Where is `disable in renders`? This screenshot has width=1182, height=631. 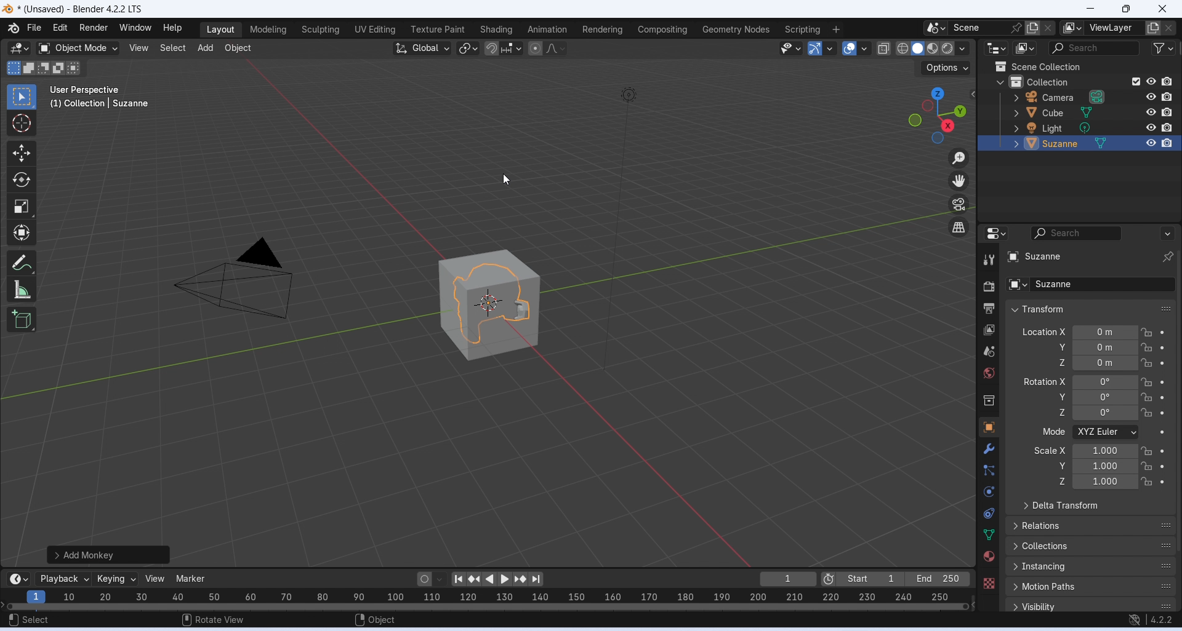
disable in renders is located at coordinates (1167, 127).